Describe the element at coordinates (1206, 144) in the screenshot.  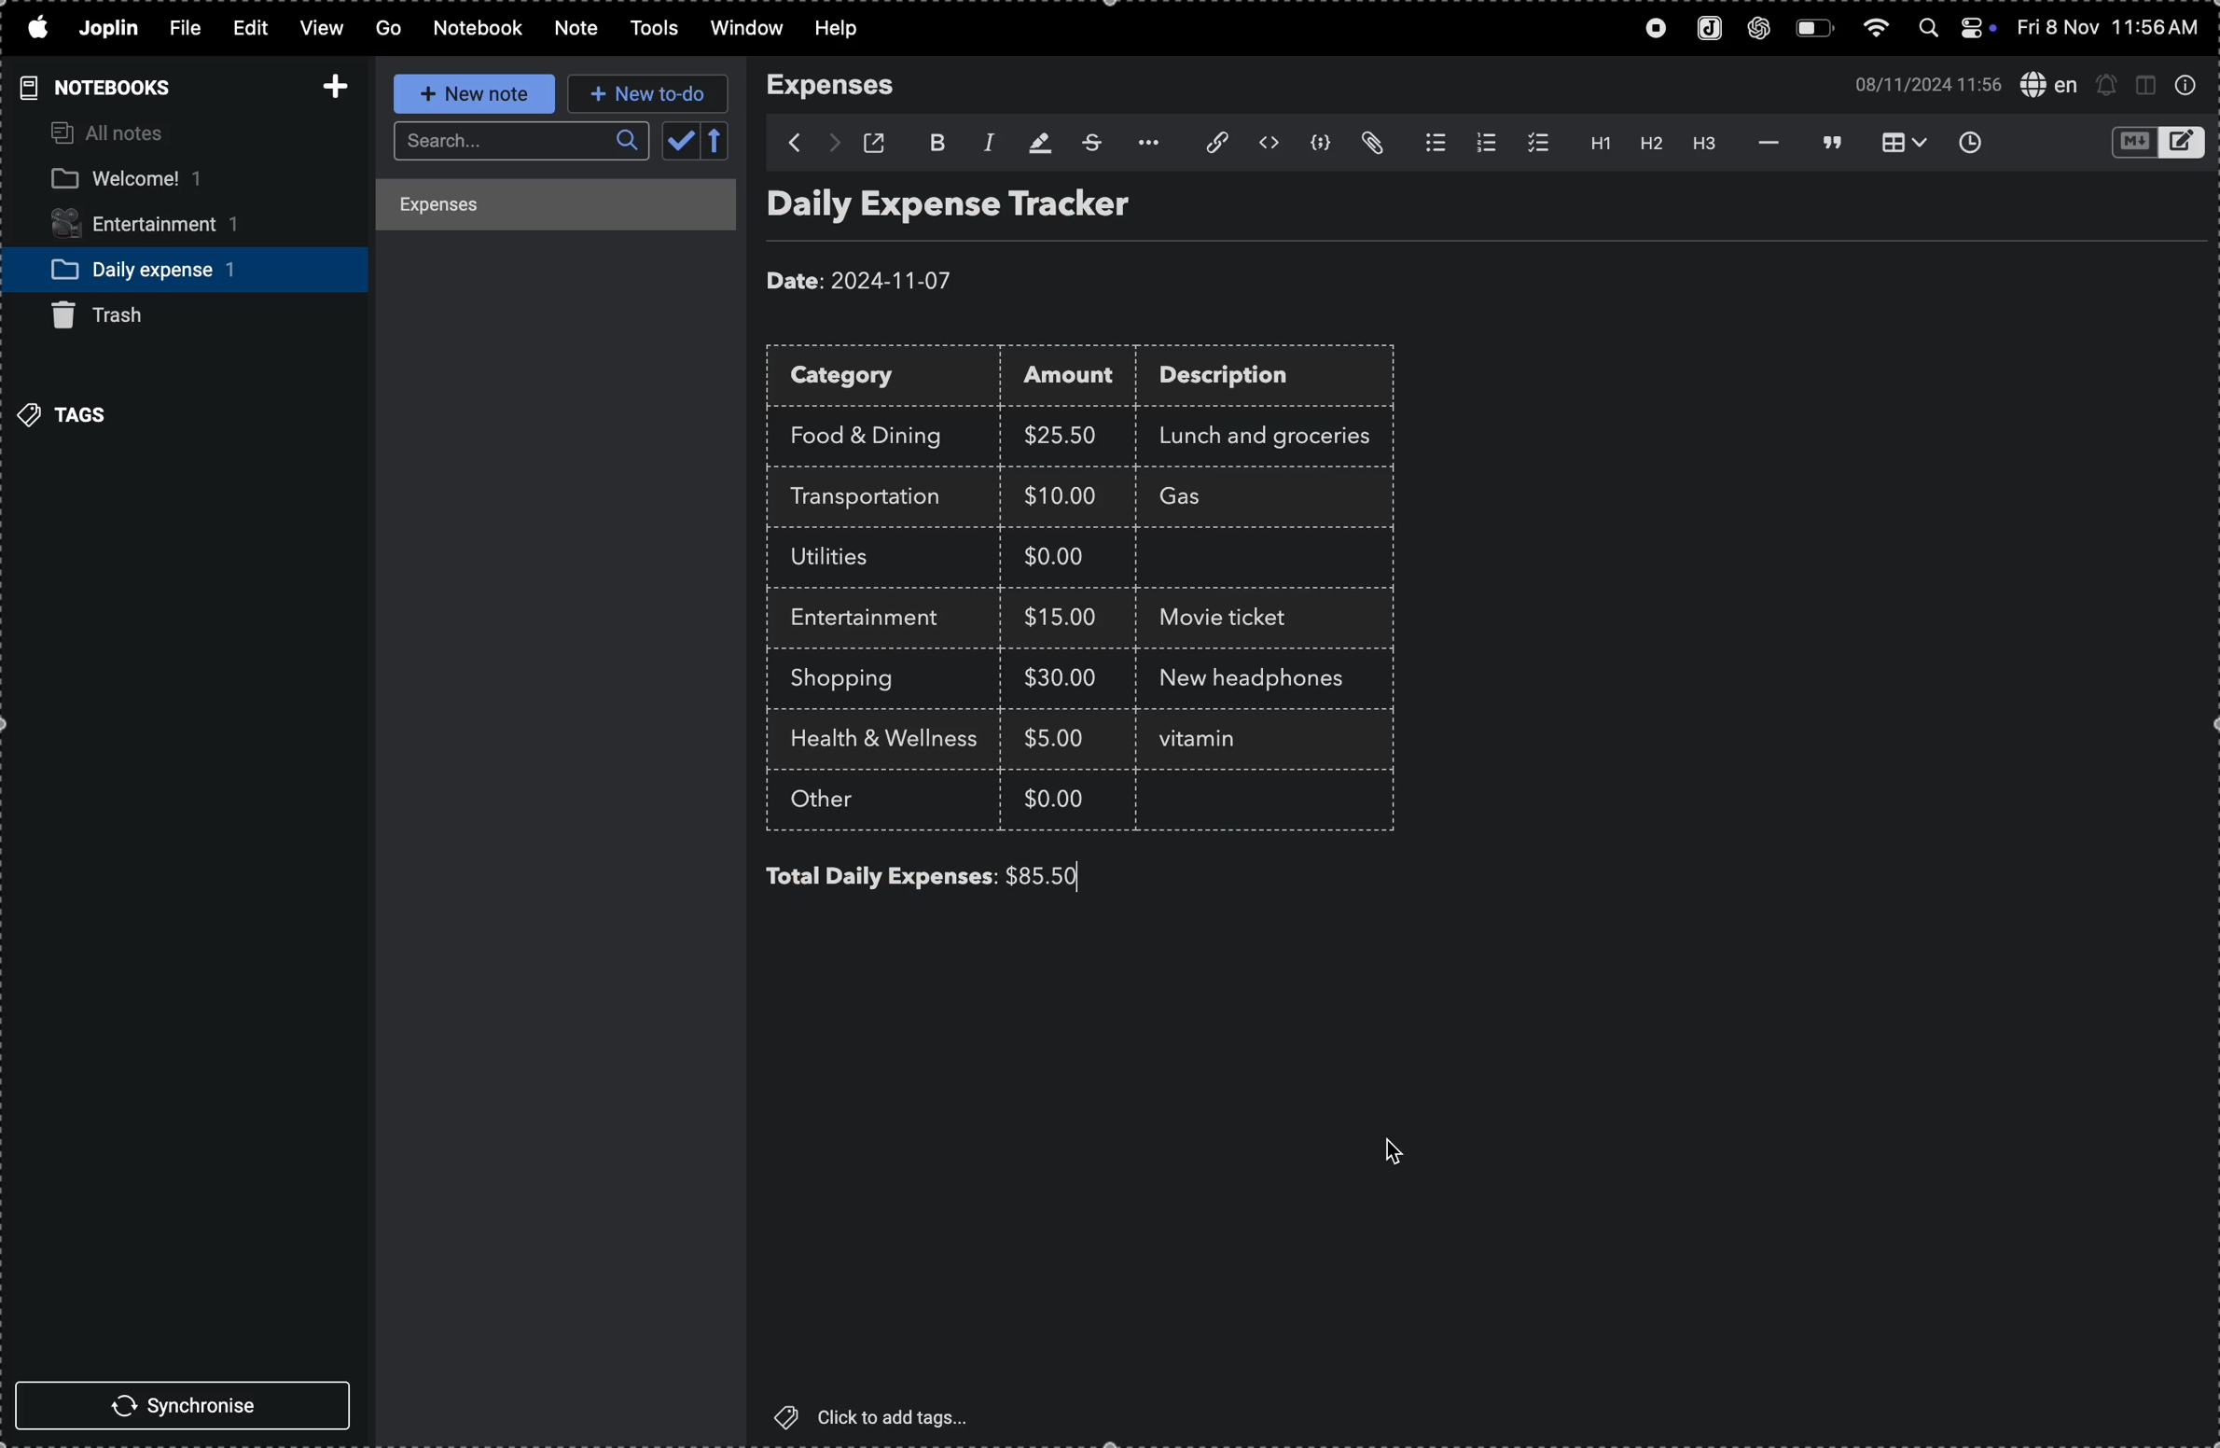
I see `attach file` at that location.